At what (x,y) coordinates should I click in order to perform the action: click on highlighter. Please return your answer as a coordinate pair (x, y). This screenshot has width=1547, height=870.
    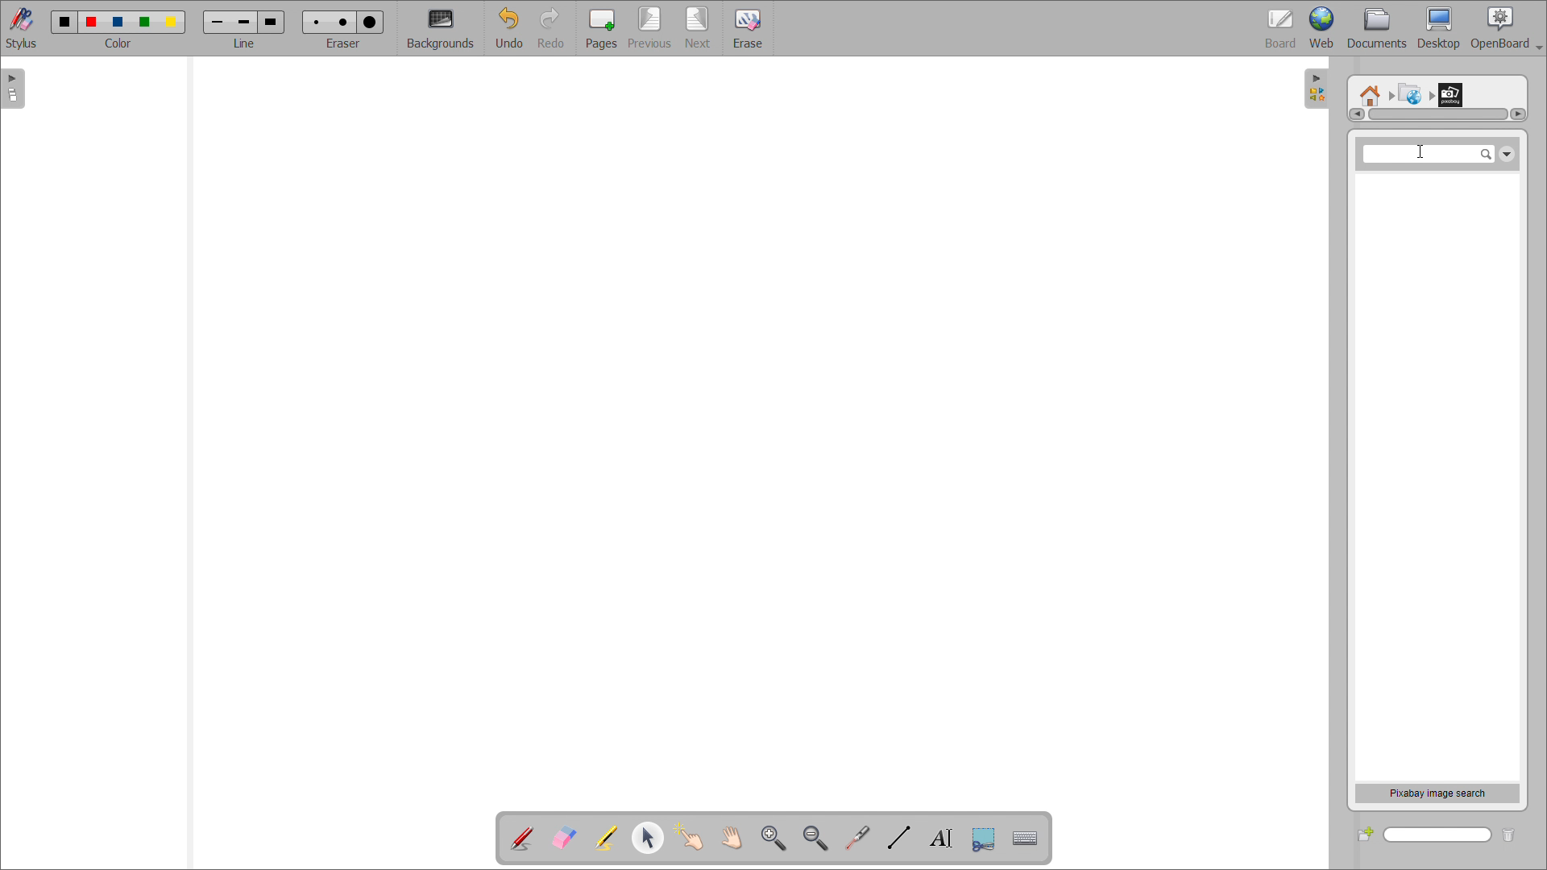
    Looking at the image, I should click on (605, 839).